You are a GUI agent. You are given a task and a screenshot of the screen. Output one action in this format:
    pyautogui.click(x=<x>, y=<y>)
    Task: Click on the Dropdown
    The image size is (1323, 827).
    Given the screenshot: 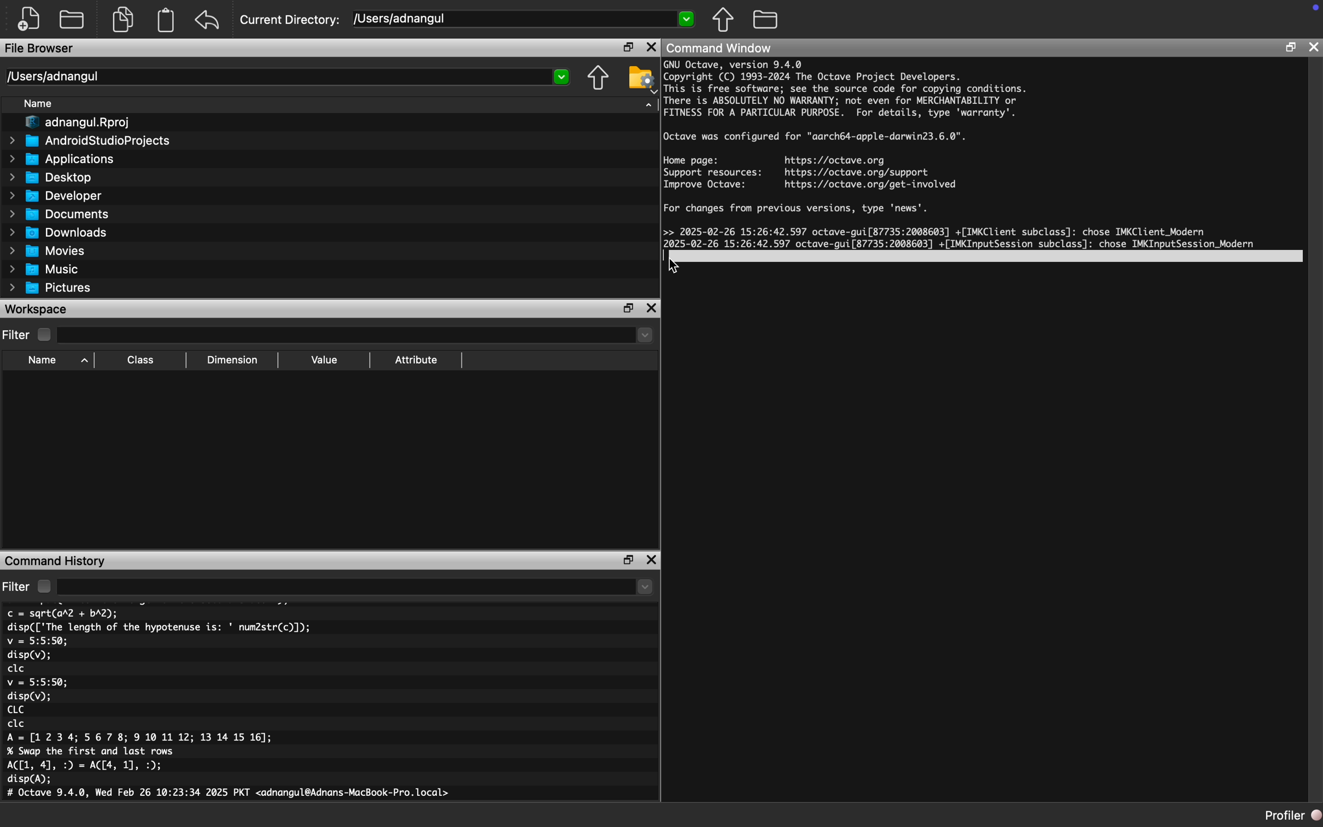 What is the action you would take?
    pyautogui.click(x=358, y=336)
    